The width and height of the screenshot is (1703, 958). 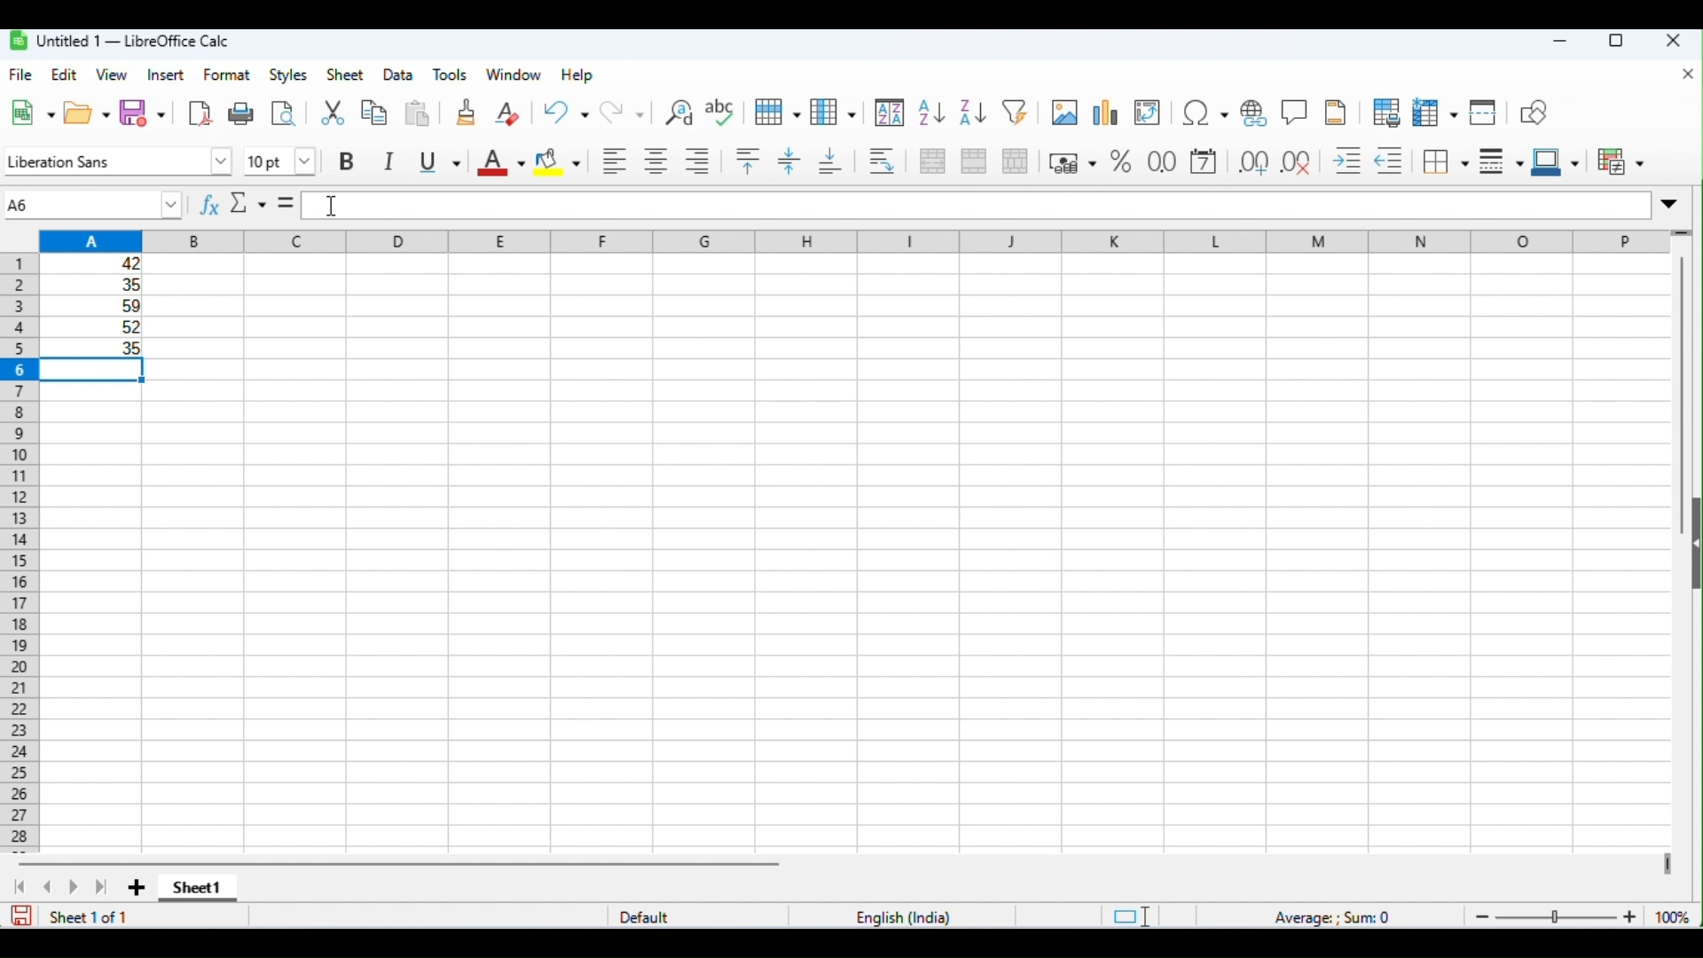 What do you see at coordinates (930, 161) in the screenshot?
I see `merge and center` at bounding box center [930, 161].